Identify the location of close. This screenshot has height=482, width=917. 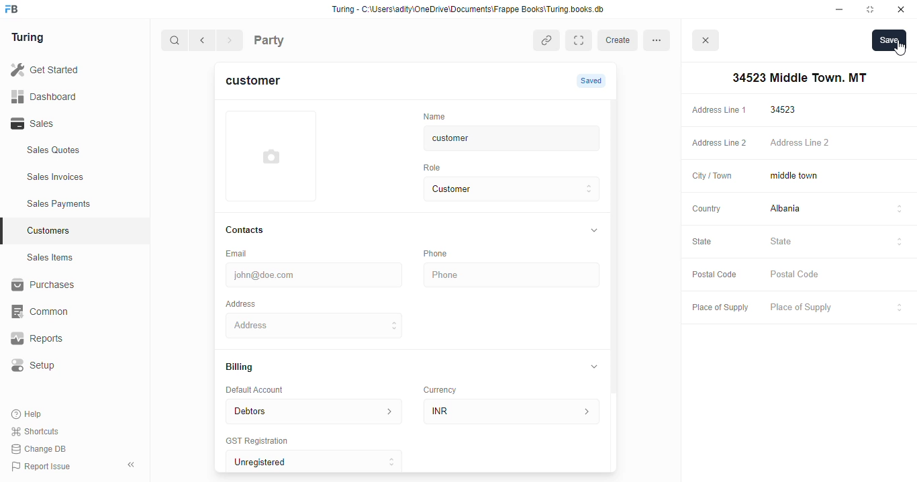
(708, 42).